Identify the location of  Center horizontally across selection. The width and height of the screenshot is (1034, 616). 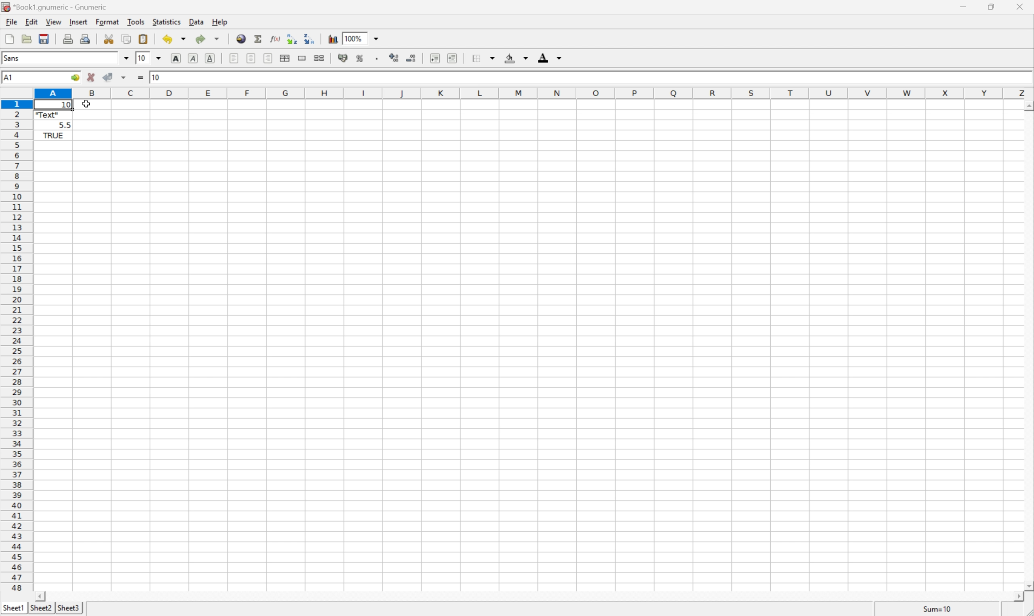
(285, 59).